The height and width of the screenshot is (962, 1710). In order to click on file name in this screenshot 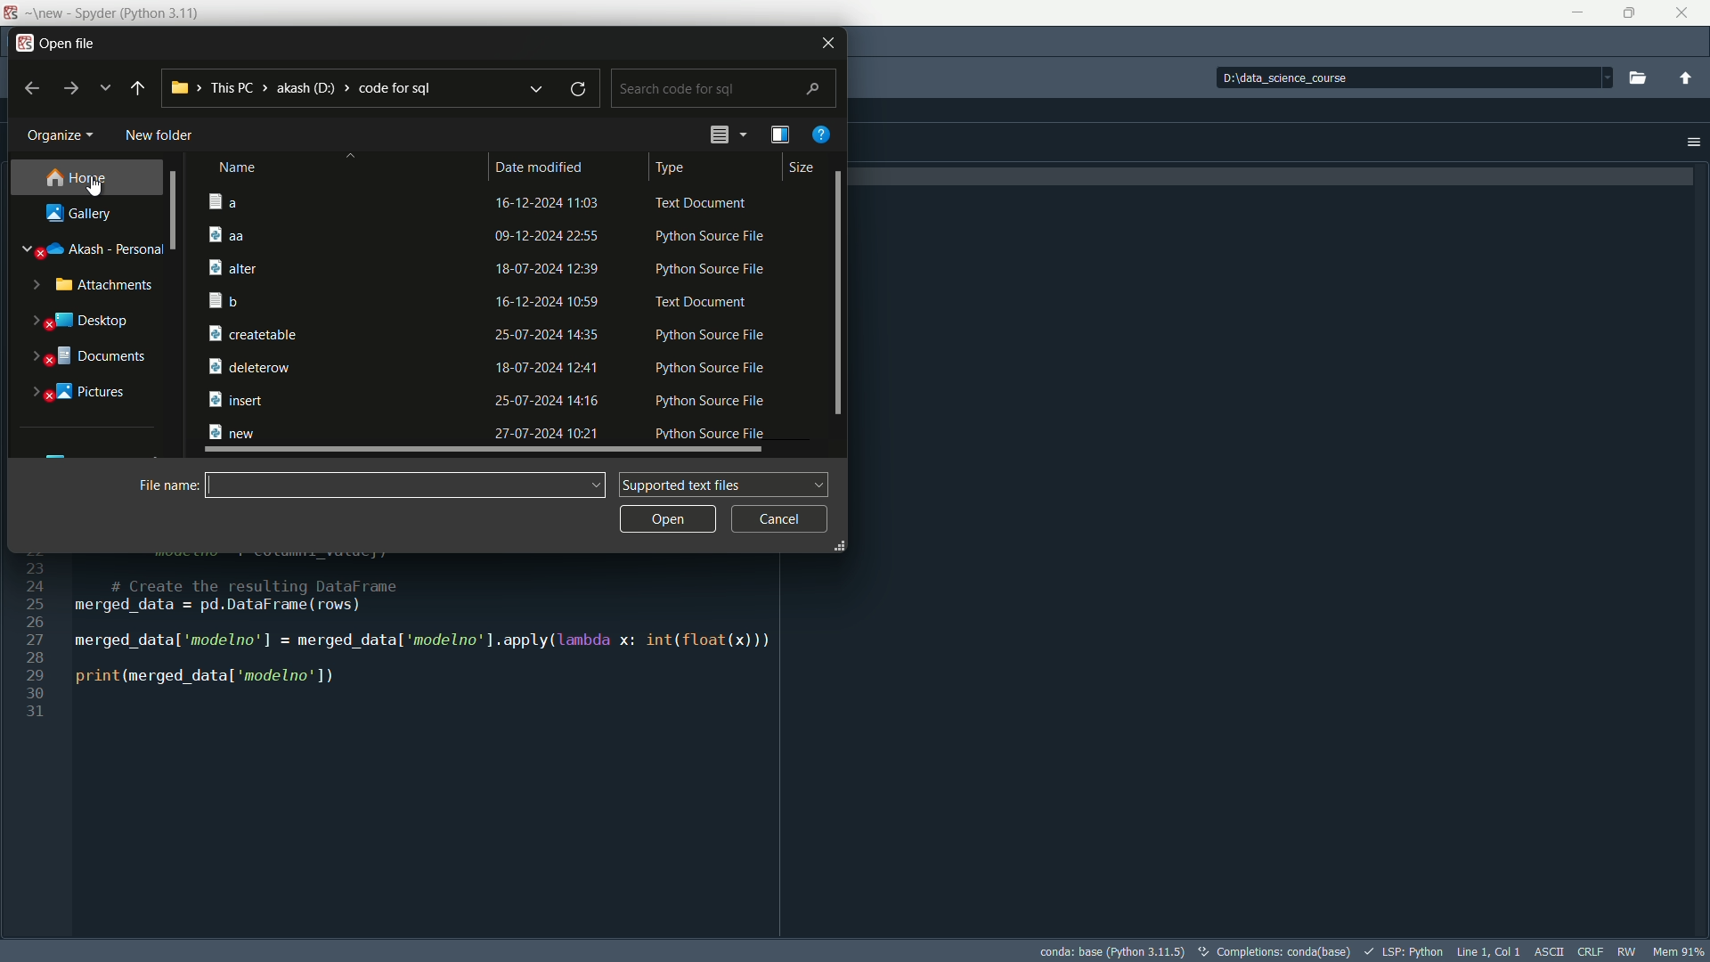, I will do `click(331, 399)`.